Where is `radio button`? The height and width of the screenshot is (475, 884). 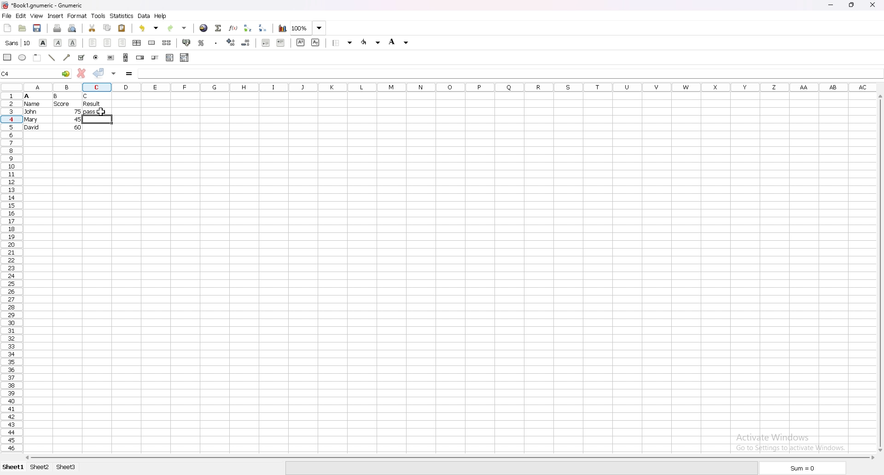
radio button is located at coordinates (96, 58).